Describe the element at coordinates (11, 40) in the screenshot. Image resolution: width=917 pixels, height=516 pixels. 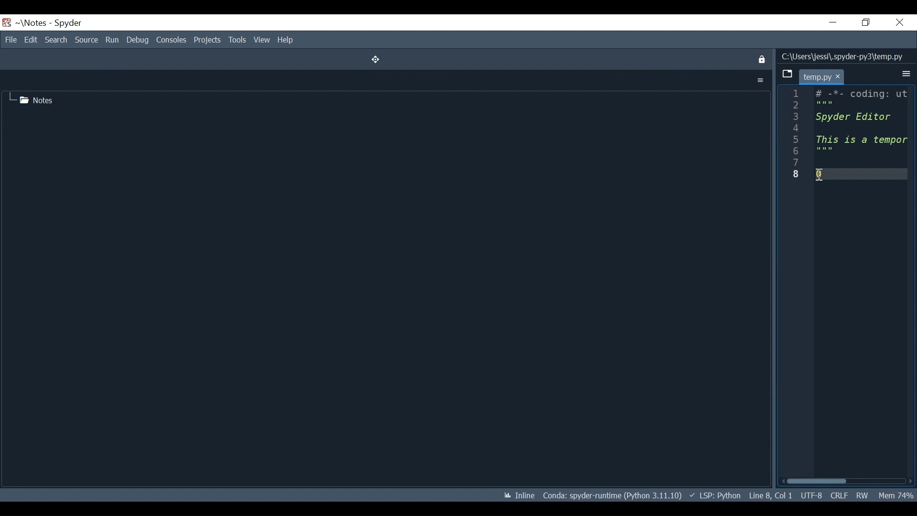
I see `File` at that location.